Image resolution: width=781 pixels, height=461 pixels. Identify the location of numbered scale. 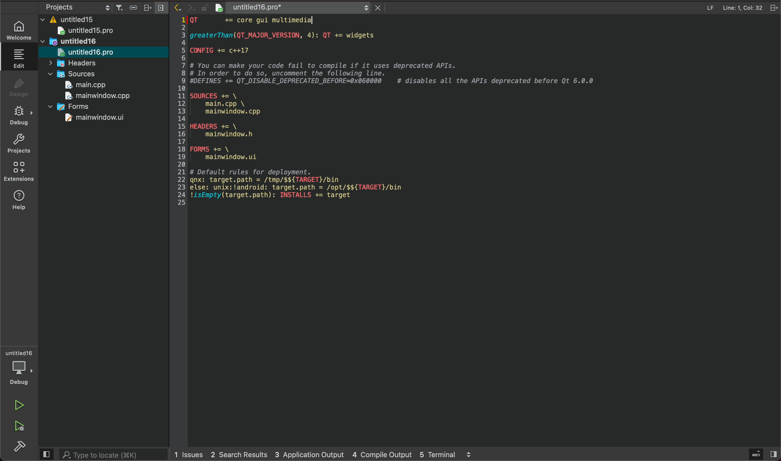
(181, 112).